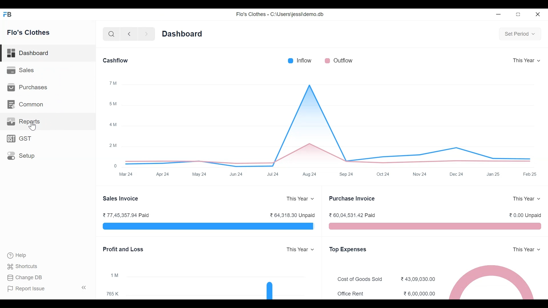  Describe the element at coordinates (327, 60) in the screenshot. I see `Outflow color bar` at that location.